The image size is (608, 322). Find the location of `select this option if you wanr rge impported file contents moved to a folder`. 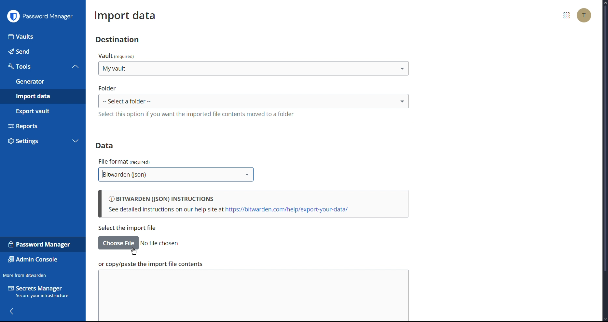

select this option if you wanr rge impported file contents moved to a folder is located at coordinates (197, 114).